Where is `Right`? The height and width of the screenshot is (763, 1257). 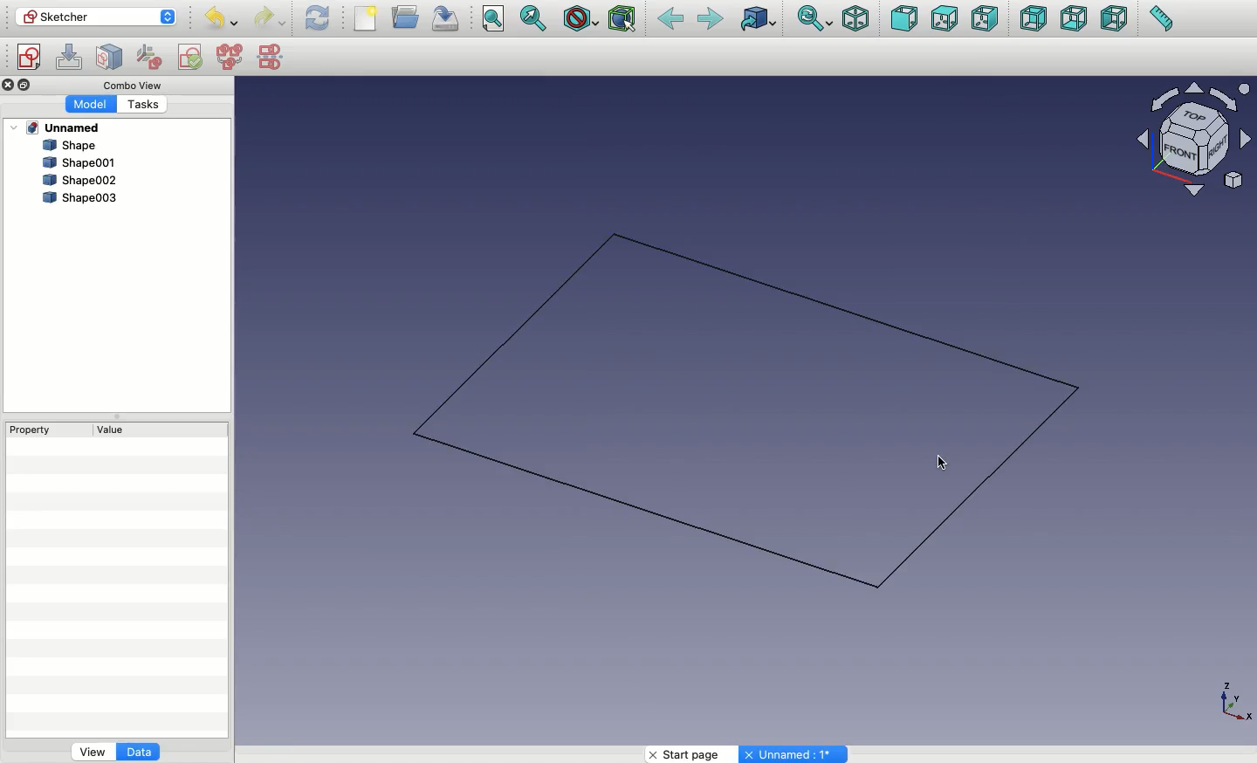 Right is located at coordinates (986, 20).